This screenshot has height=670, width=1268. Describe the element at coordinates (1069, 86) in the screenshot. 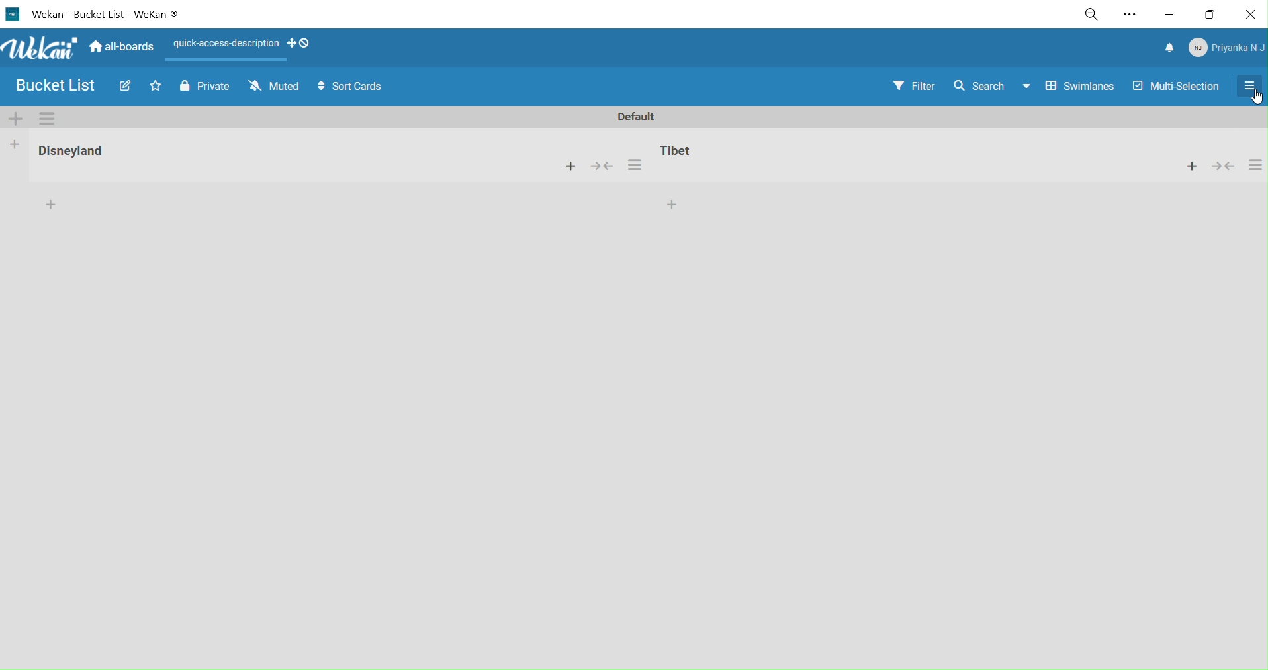

I see `swimlanes` at that location.